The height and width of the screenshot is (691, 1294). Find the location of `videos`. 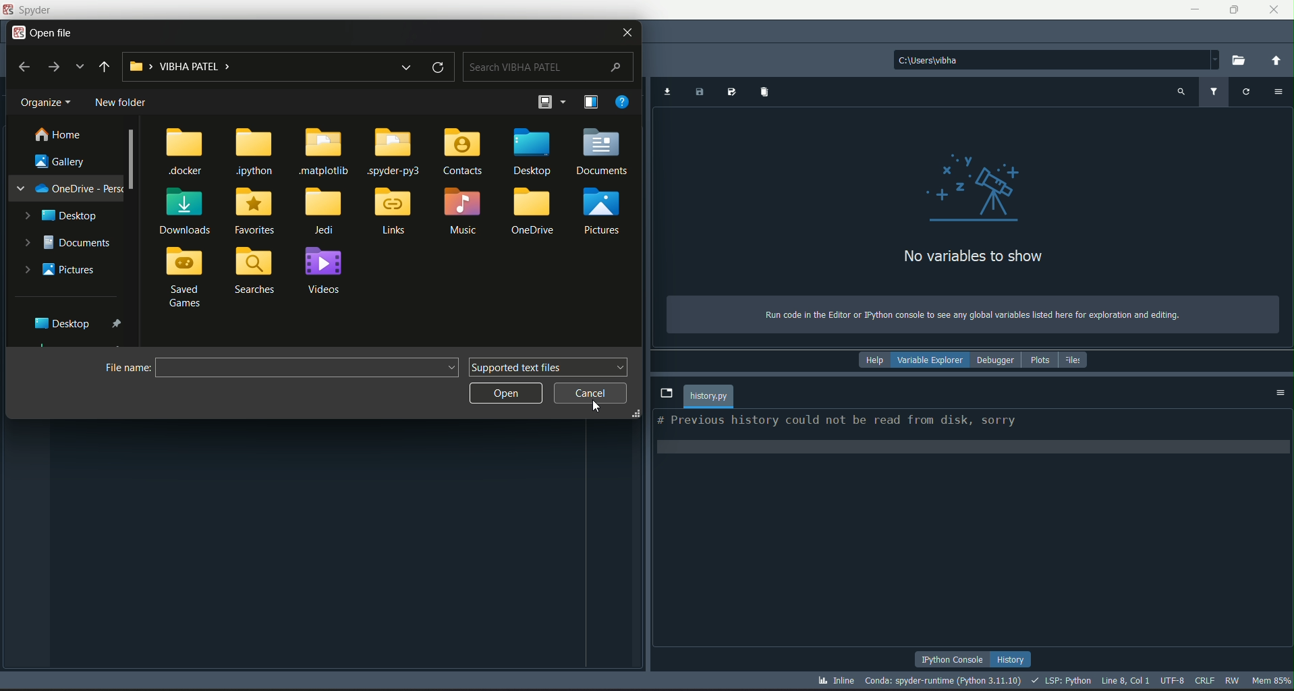

videos is located at coordinates (326, 271).